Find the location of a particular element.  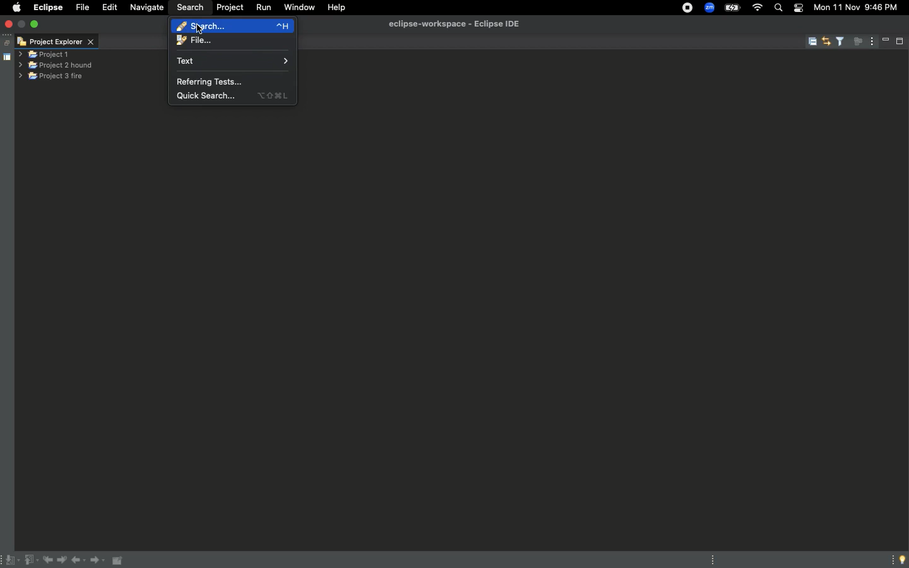

Collapse all is located at coordinates (811, 44).